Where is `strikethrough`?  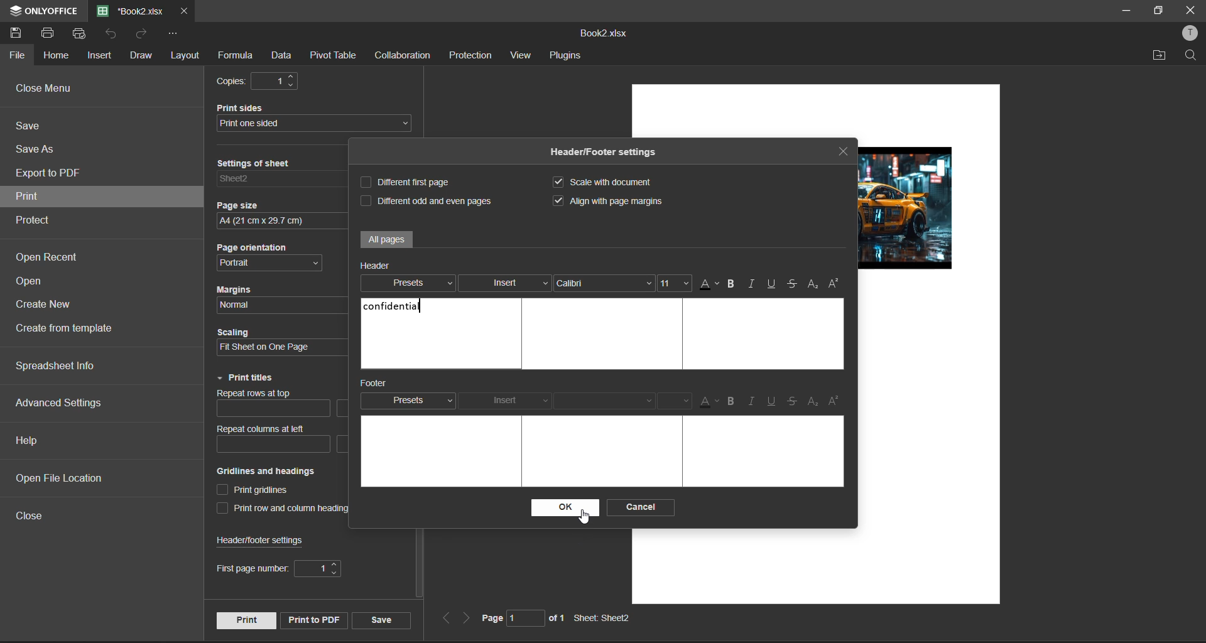
strikethrough is located at coordinates (793, 403).